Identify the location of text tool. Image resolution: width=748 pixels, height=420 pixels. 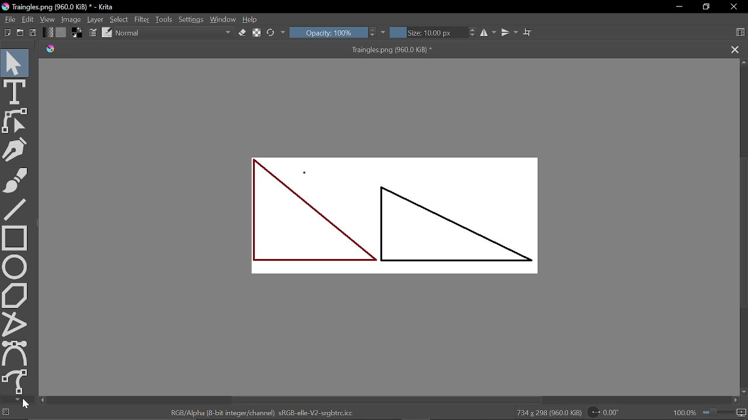
(15, 92).